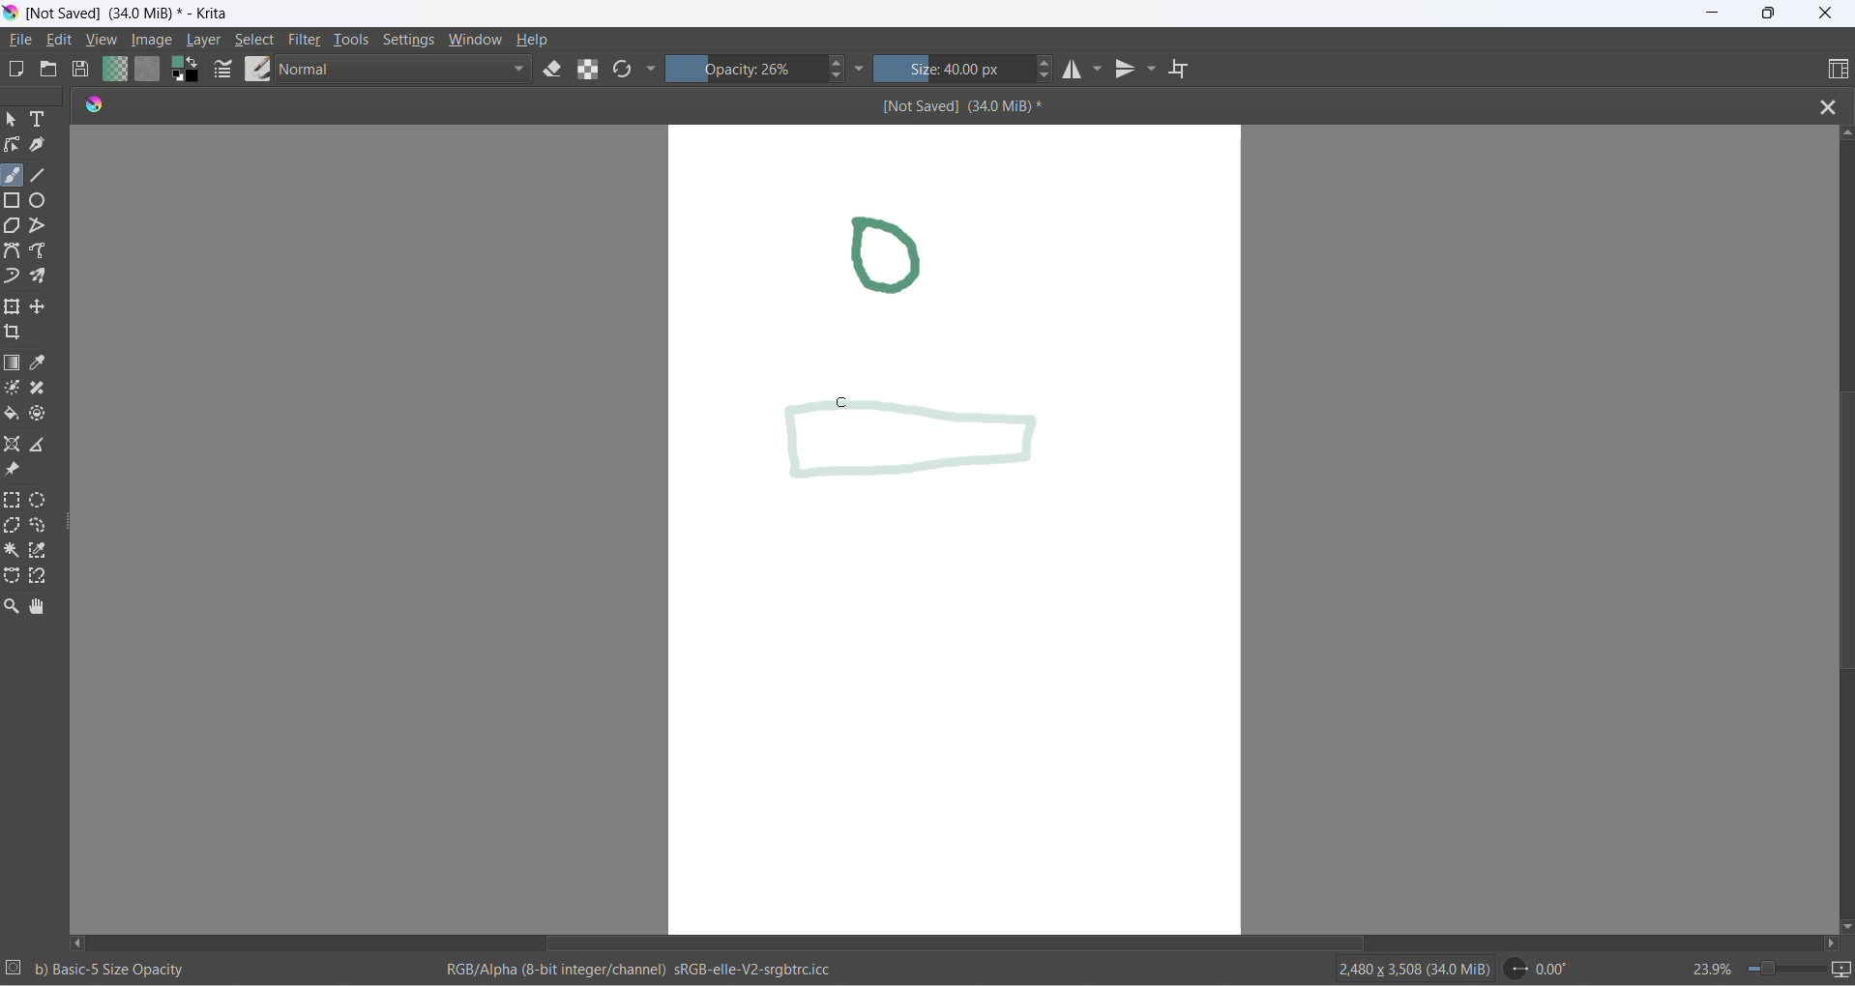 The width and height of the screenshot is (1855, 986). I want to click on preserve alpha, so click(587, 69).